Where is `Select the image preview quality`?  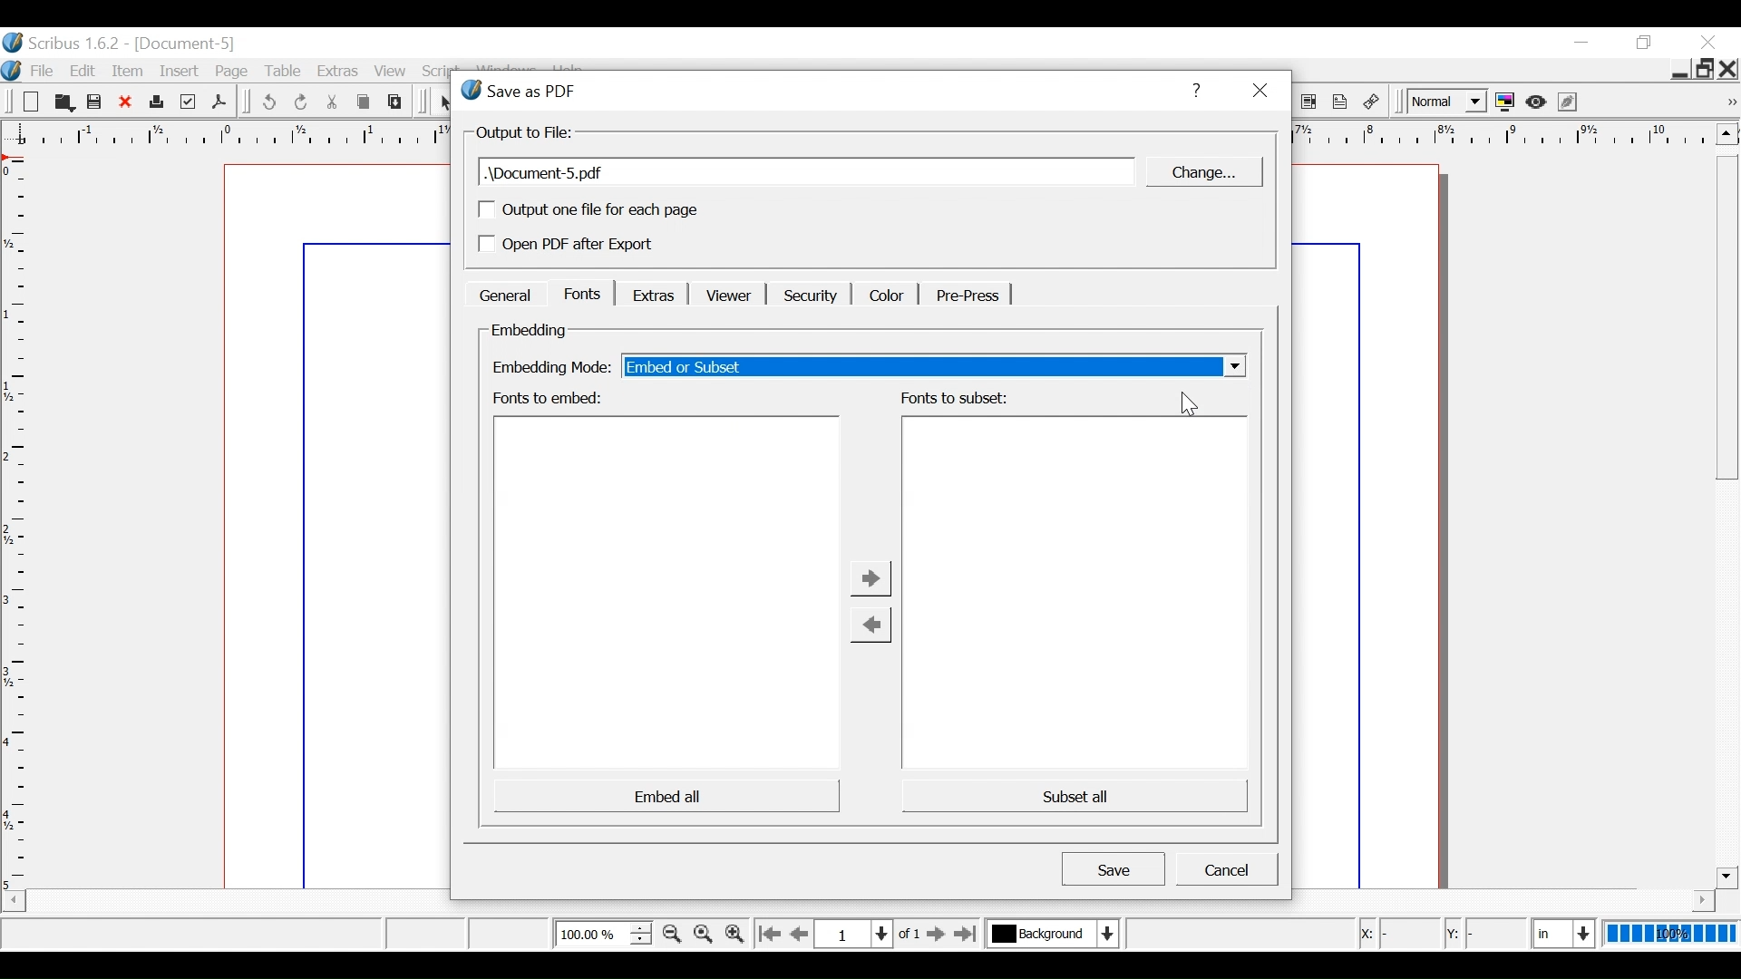 Select the image preview quality is located at coordinates (1444, 102).